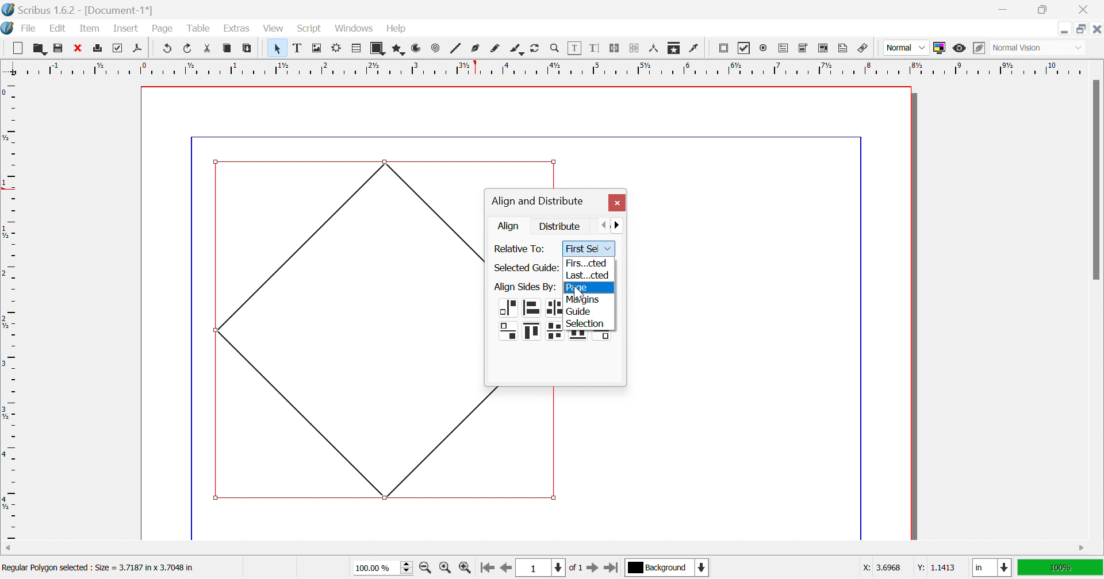 The height and width of the screenshot is (579, 1104). What do you see at coordinates (189, 48) in the screenshot?
I see `Redo` at bounding box center [189, 48].